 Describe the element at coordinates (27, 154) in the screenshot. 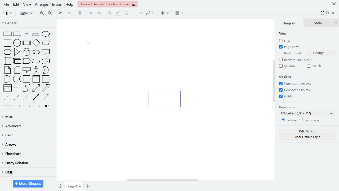

I see `flowchart` at that location.